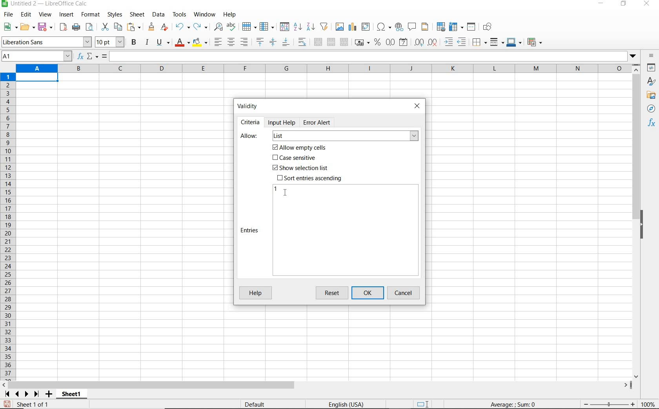 This screenshot has width=659, height=409. What do you see at coordinates (182, 27) in the screenshot?
I see `undo` at bounding box center [182, 27].